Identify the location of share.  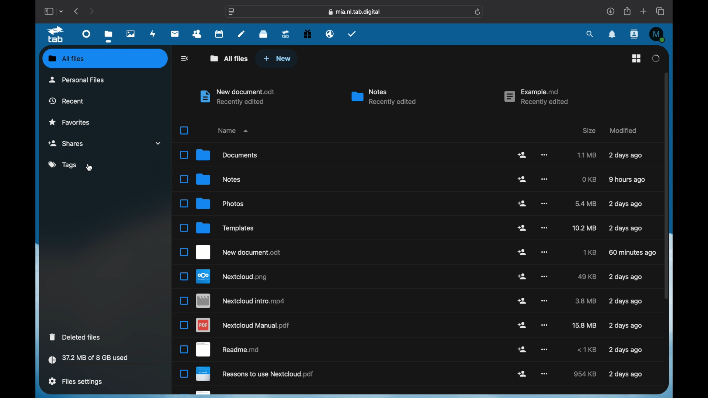
(523, 301).